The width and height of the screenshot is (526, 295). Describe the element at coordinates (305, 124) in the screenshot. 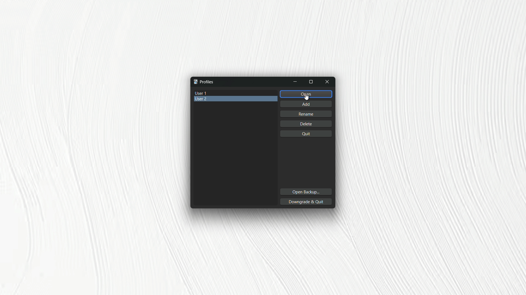

I see `Delete` at that location.